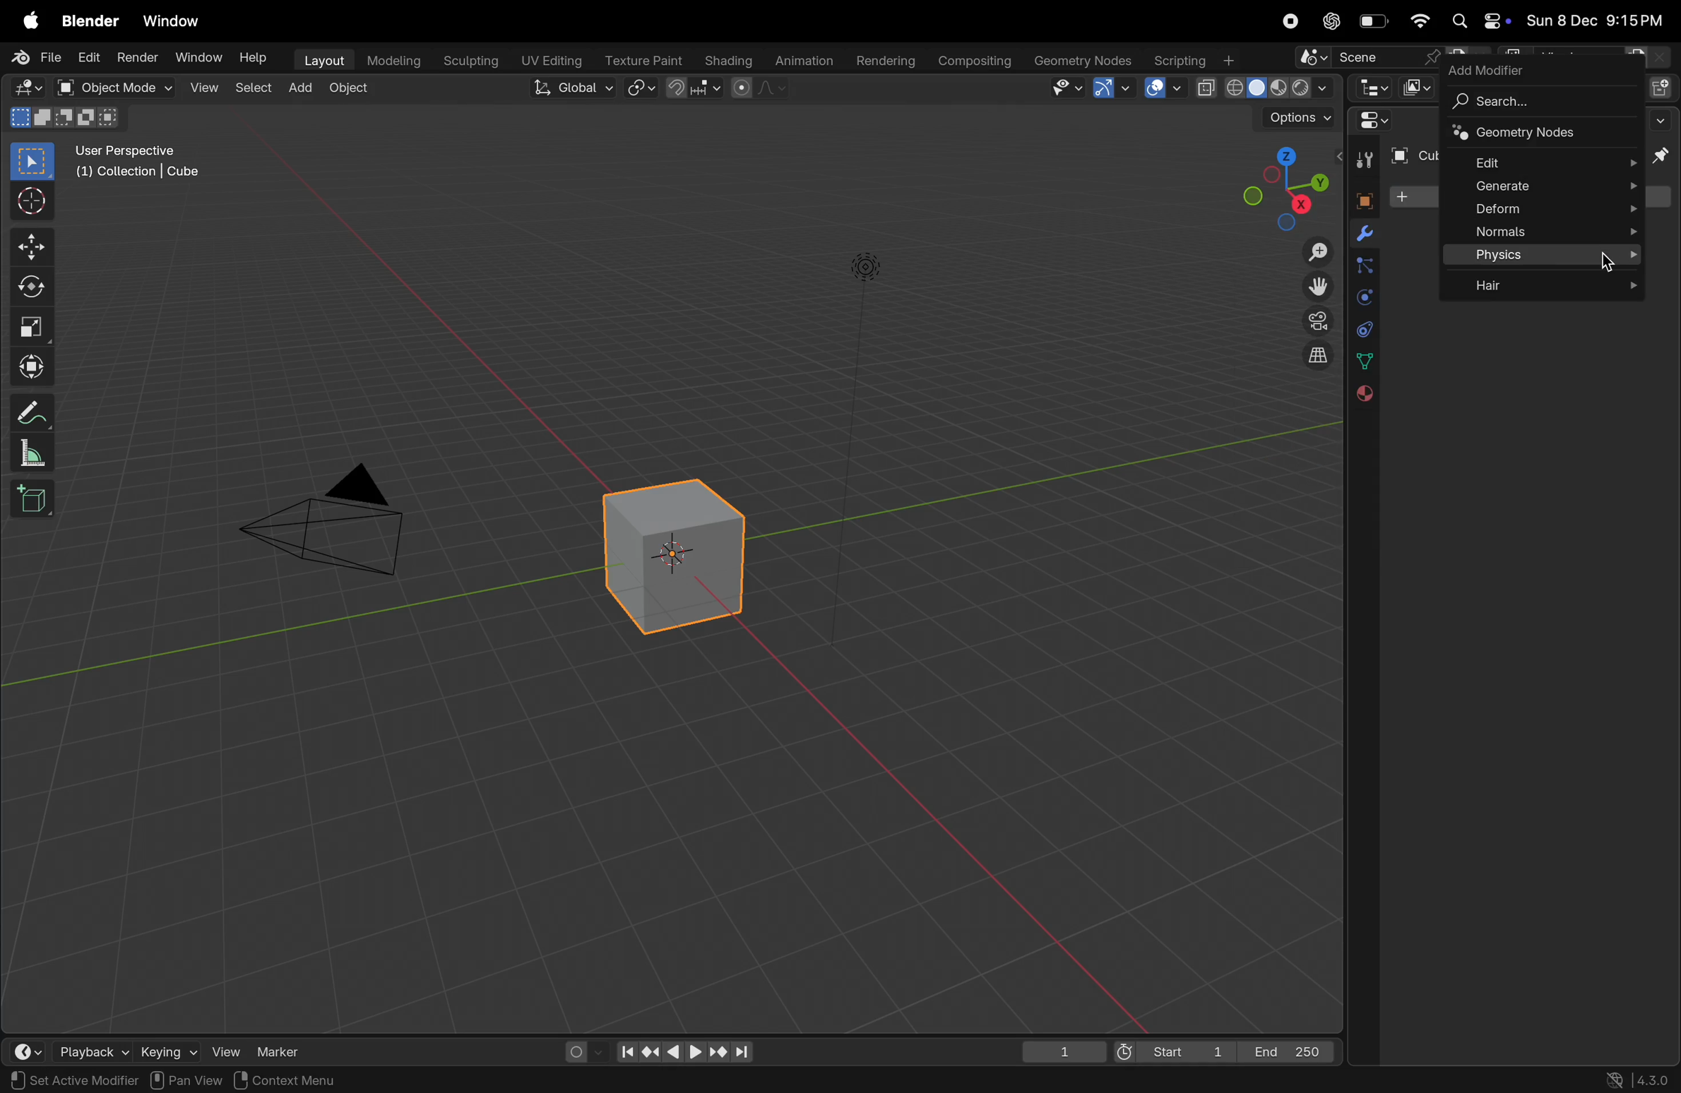  Describe the element at coordinates (129, 88) in the screenshot. I see `object mode` at that location.